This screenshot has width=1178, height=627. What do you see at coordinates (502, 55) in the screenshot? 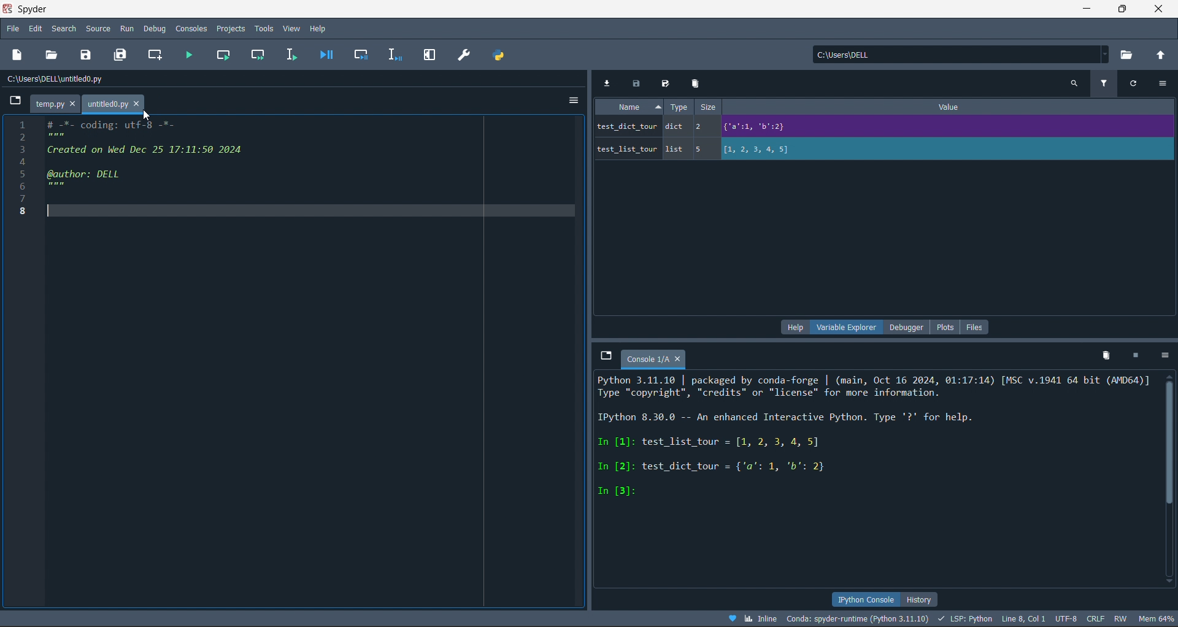
I see `path manager` at bounding box center [502, 55].